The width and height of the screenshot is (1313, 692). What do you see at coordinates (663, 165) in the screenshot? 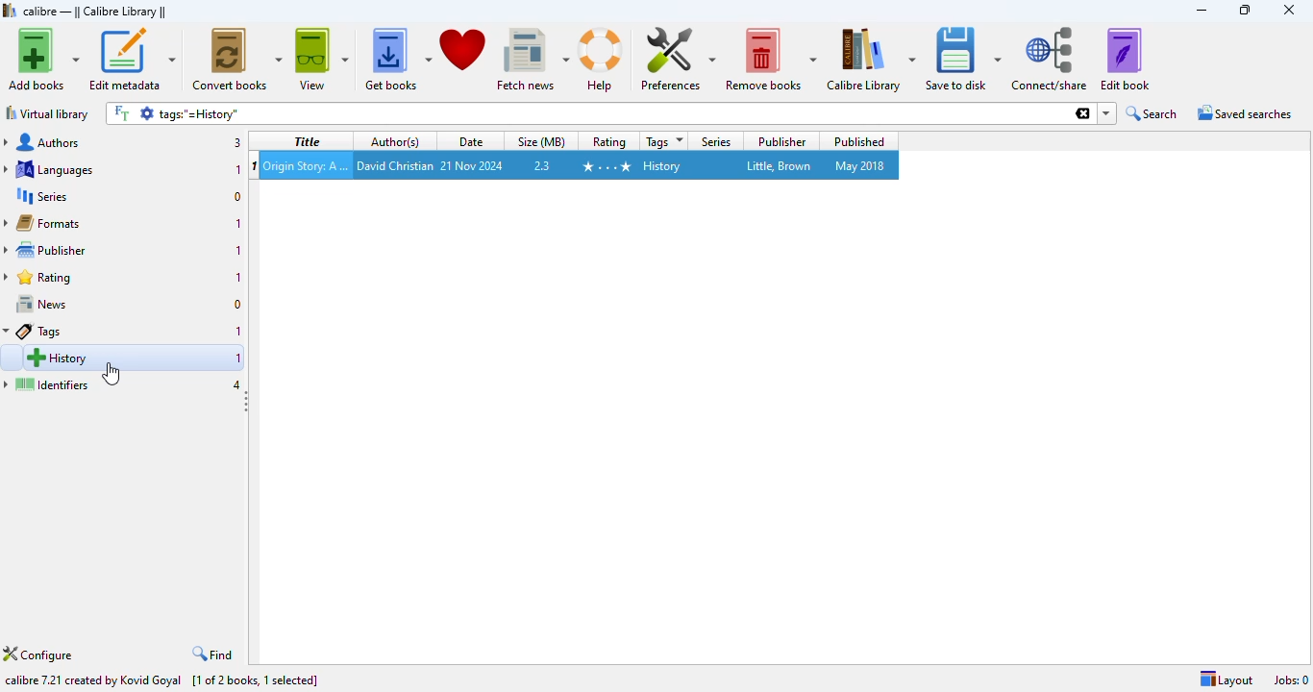
I see `history ` at bounding box center [663, 165].